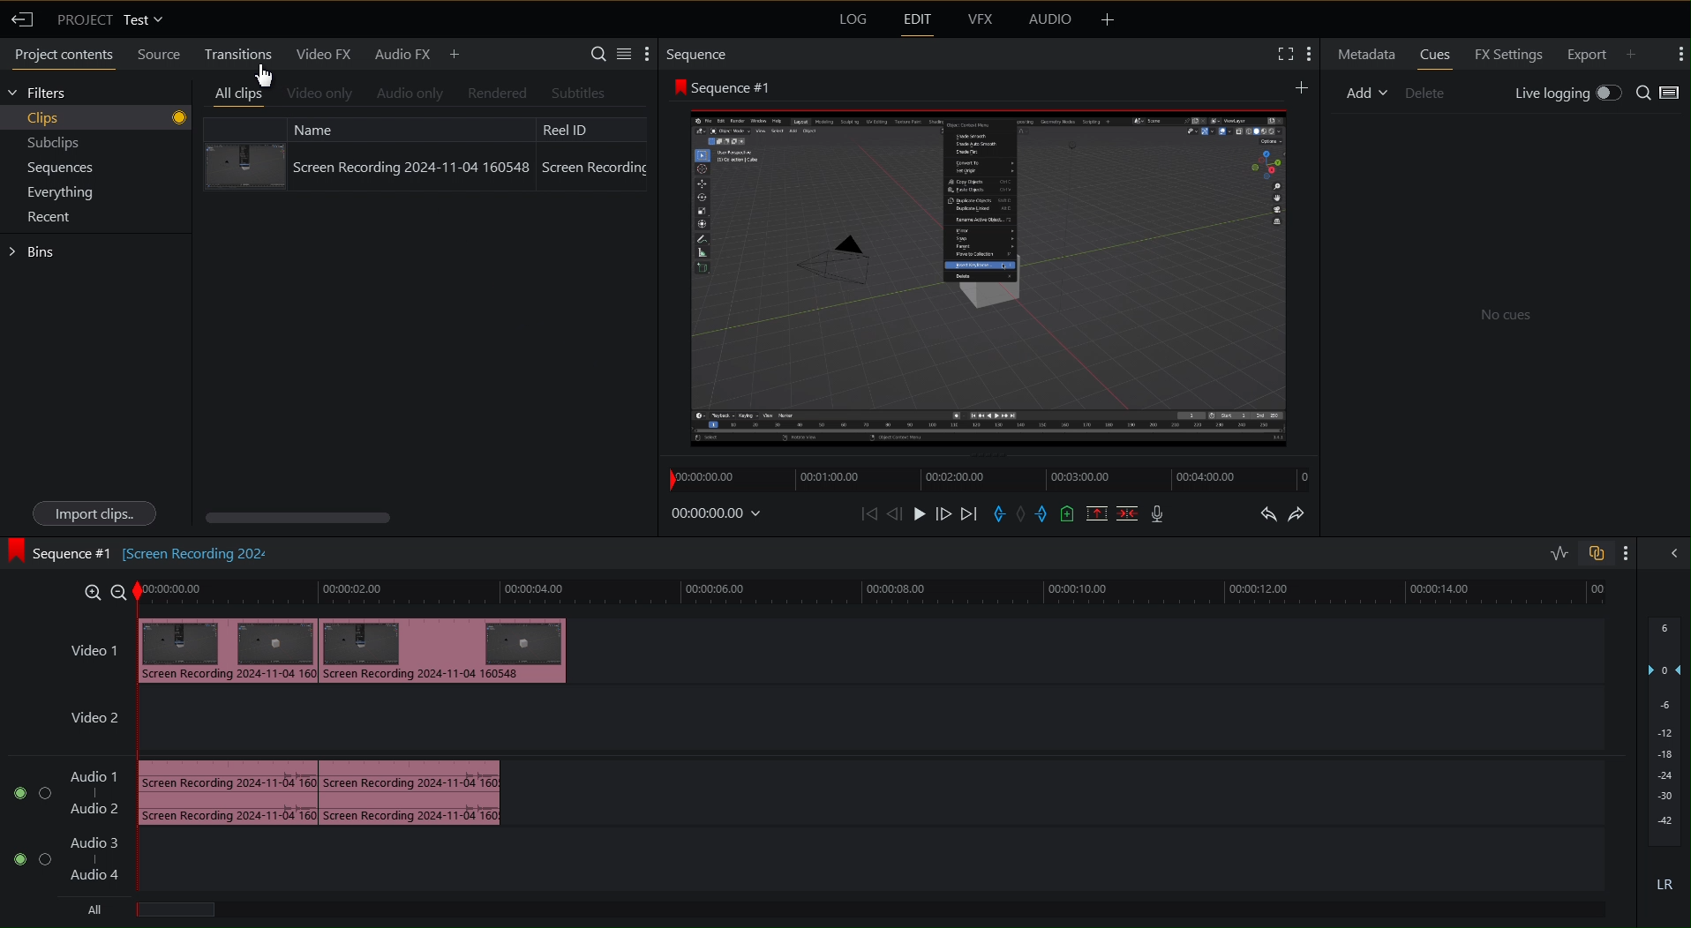  What do you see at coordinates (1128, 513) in the screenshot?
I see `Delete/Cut` at bounding box center [1128, 513].